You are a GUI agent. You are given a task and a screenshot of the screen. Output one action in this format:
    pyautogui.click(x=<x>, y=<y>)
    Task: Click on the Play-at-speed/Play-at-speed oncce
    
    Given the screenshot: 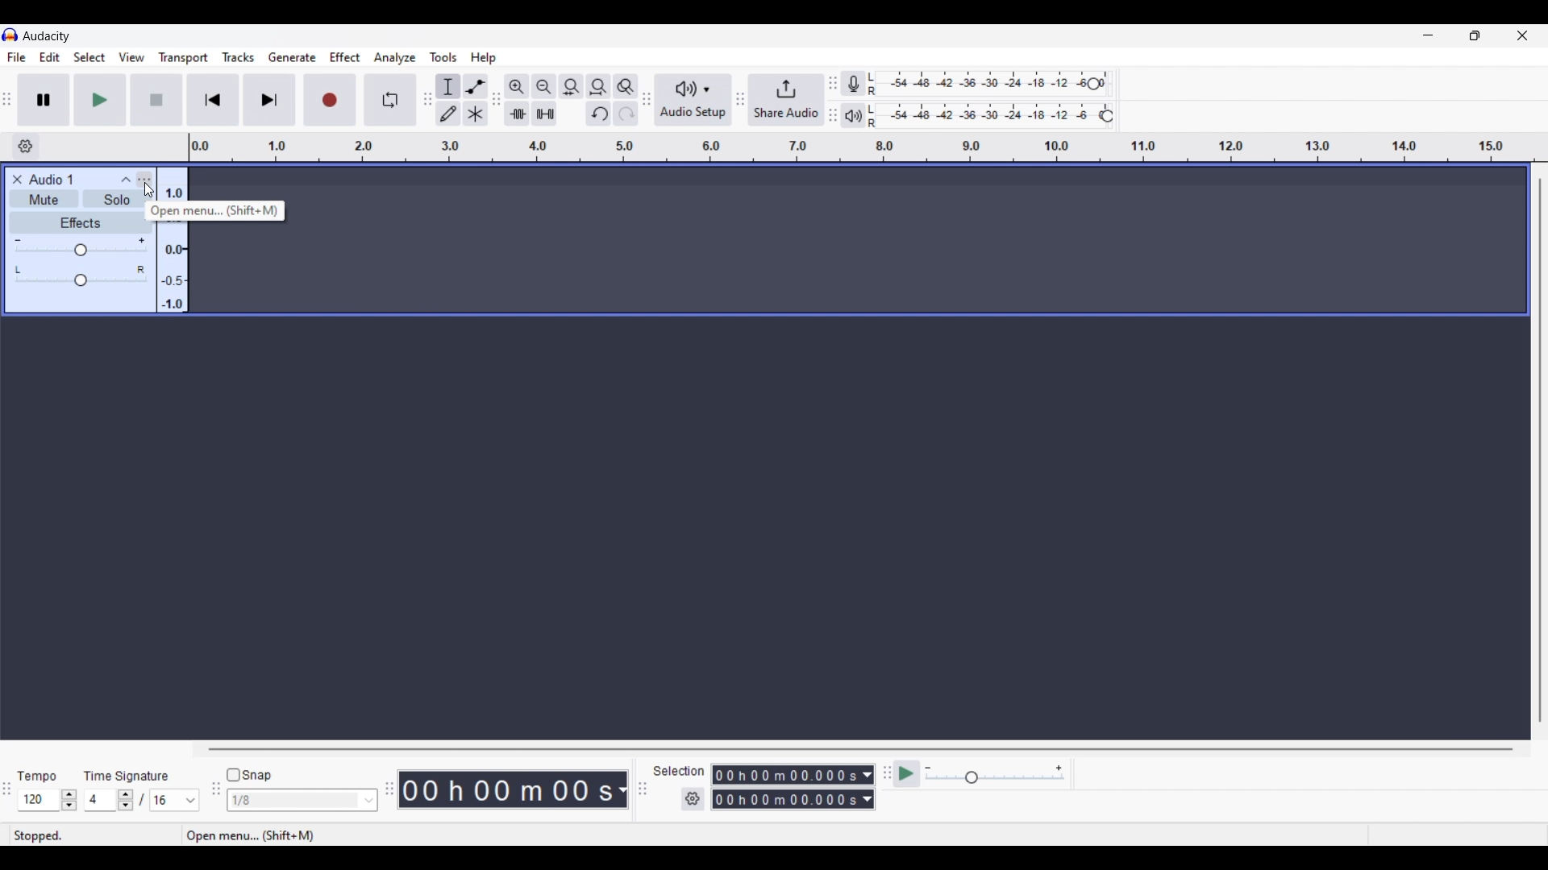 What is the action you would take?
    pyautogui.click(x=907, y=774)
    